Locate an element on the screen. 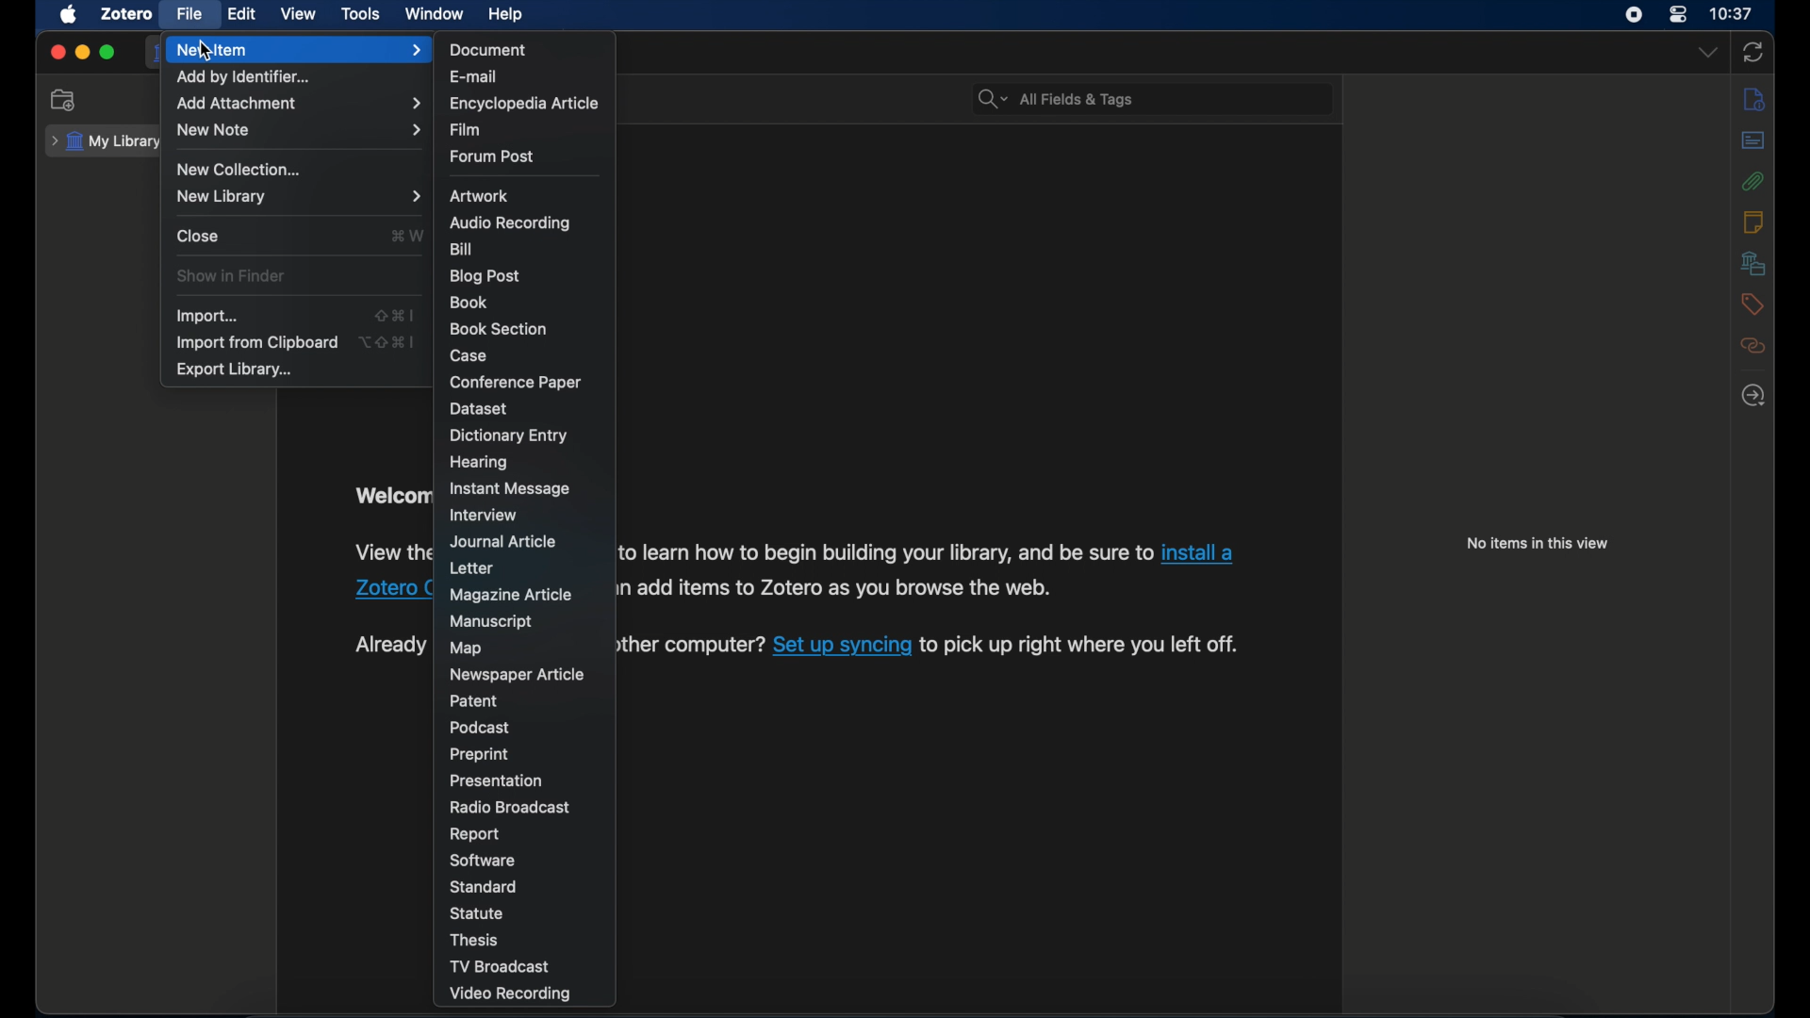 This screenshot has height=1018, width=1810. control center is located at coordinates (1679, 16).